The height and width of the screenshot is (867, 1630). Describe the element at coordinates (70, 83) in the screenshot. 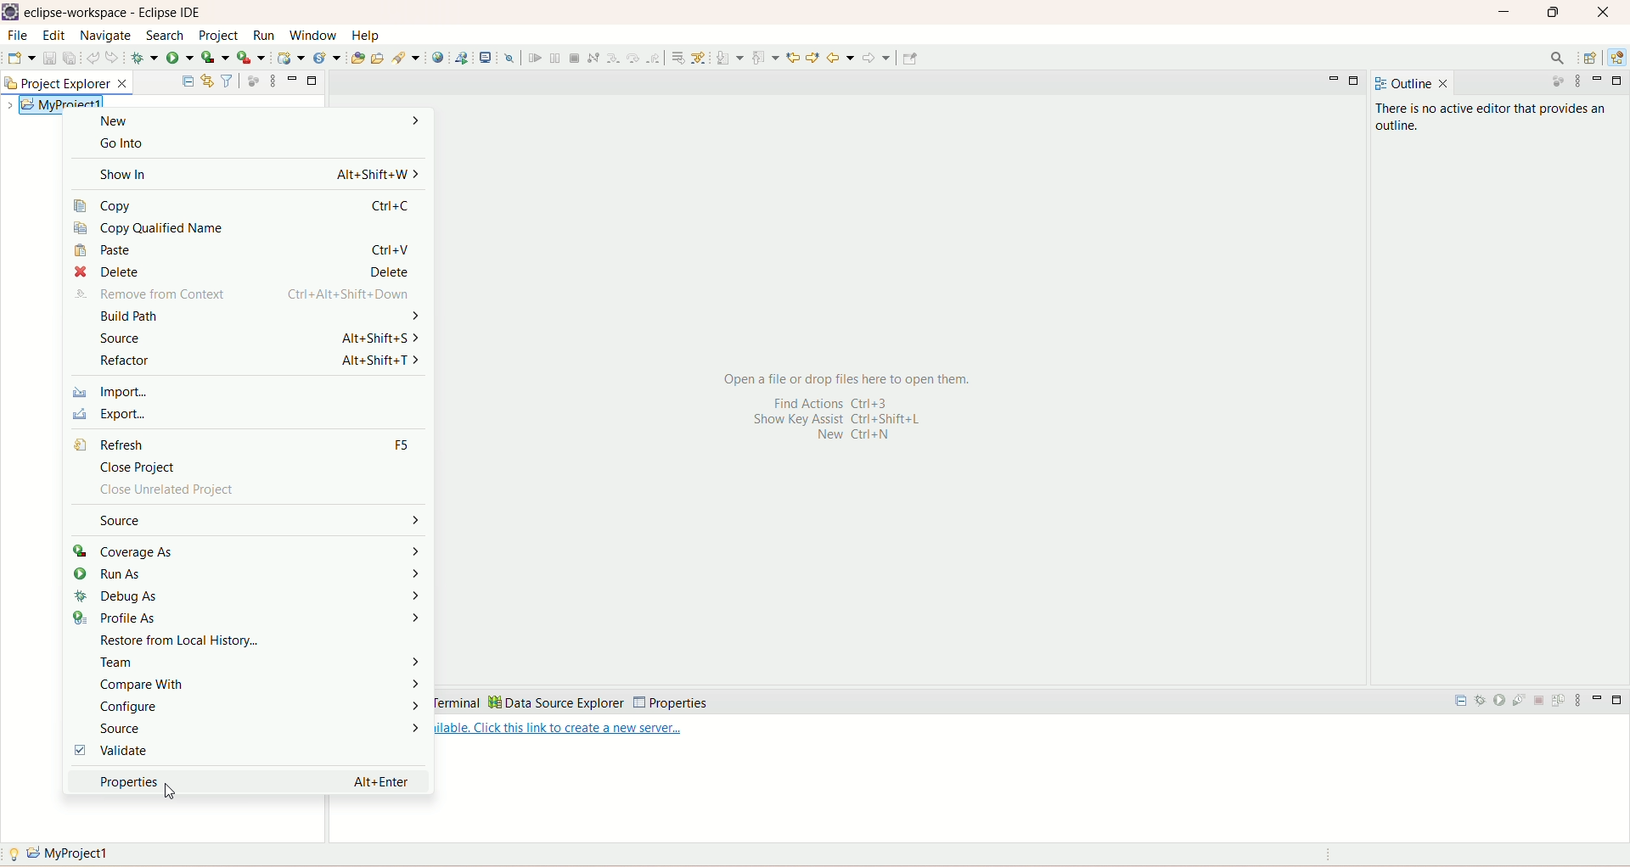

I see `project explorer` at that location.